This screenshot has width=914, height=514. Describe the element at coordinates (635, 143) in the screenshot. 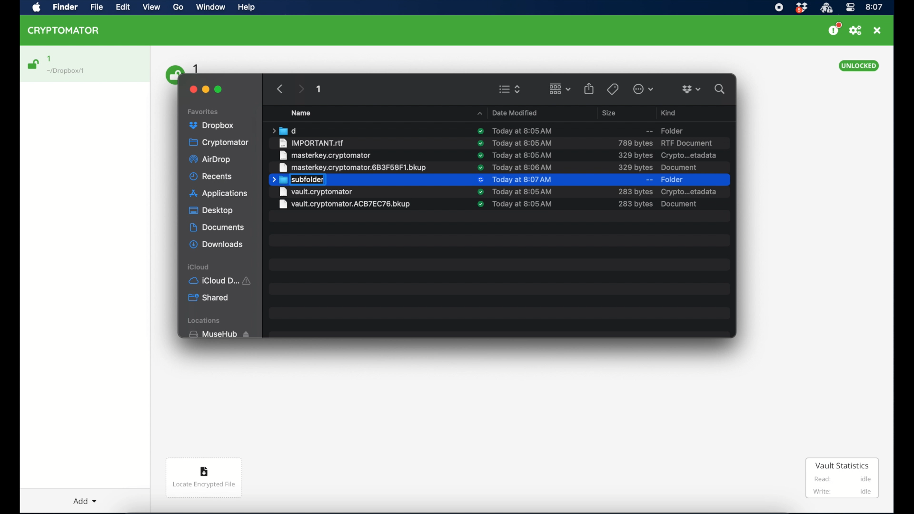

I see `size` at that location.